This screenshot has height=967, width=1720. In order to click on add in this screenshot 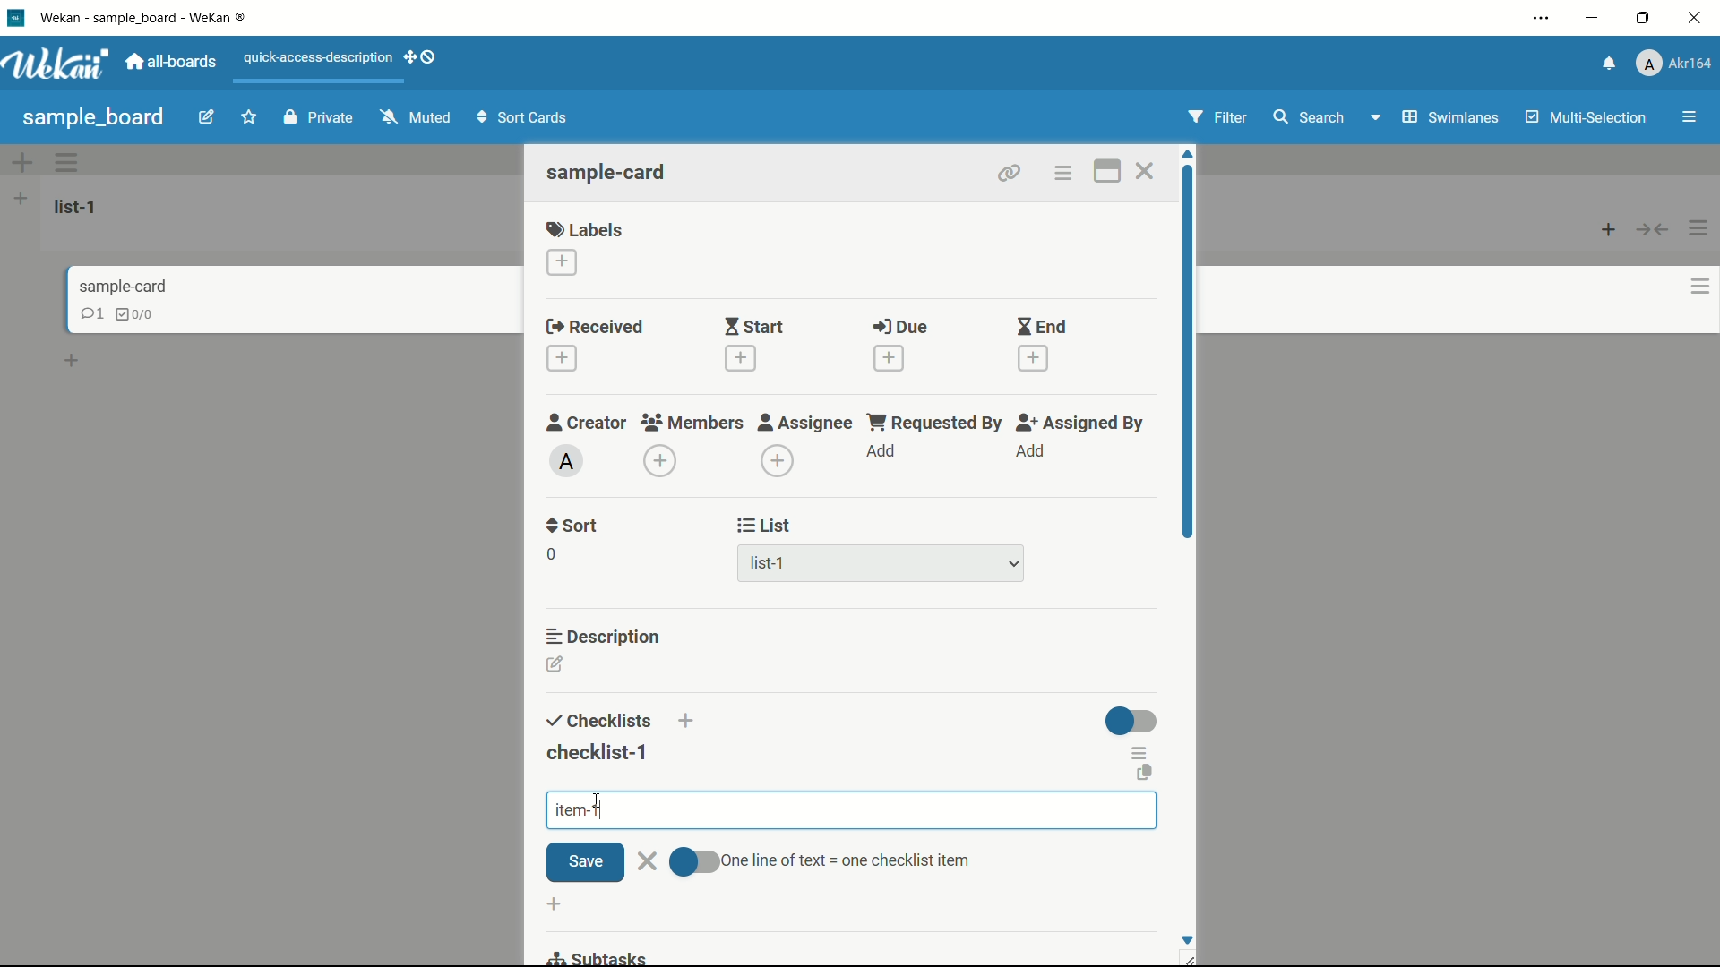, I will do `click(405, 56)`.